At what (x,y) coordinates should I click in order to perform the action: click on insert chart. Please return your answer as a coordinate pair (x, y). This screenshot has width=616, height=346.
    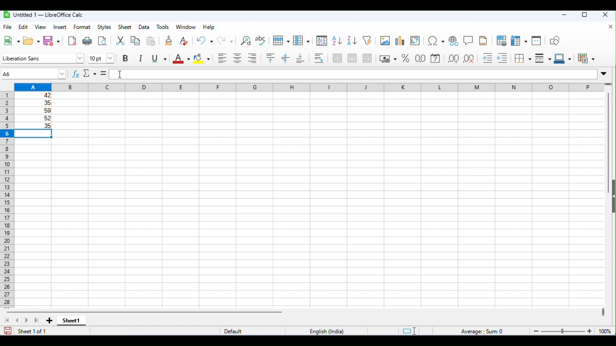
    Looking at the image, I should click on (399, 41).